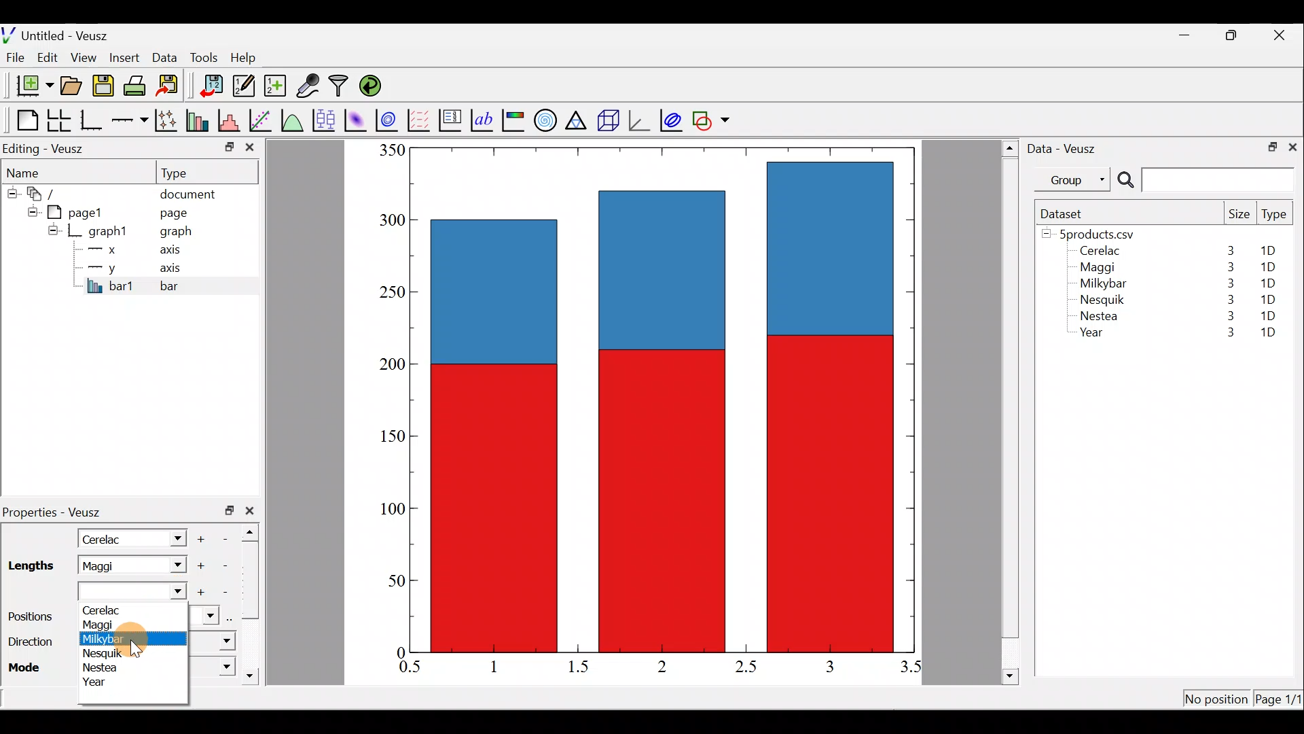  I want to click on hide, so click(53, 230).